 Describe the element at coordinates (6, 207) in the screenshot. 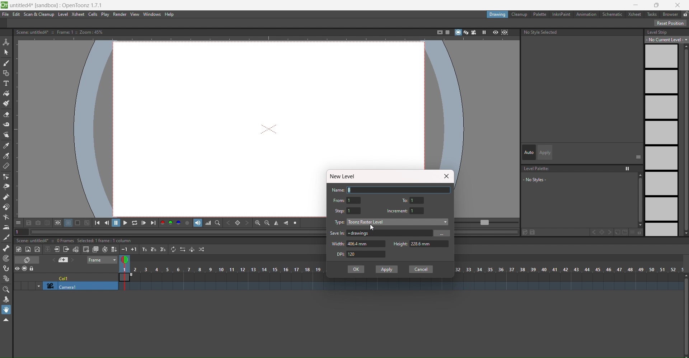

I see `magnet tool` at that location.